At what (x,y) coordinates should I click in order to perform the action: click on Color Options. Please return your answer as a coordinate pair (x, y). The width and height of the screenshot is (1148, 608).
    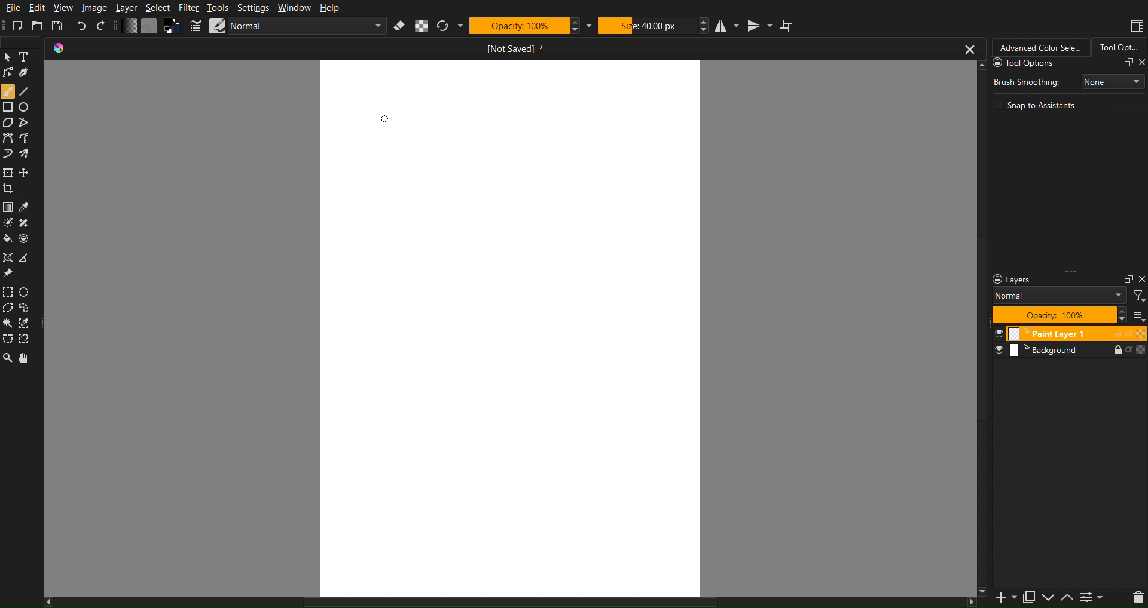
    Looking at the image, I should click on (7, 207).